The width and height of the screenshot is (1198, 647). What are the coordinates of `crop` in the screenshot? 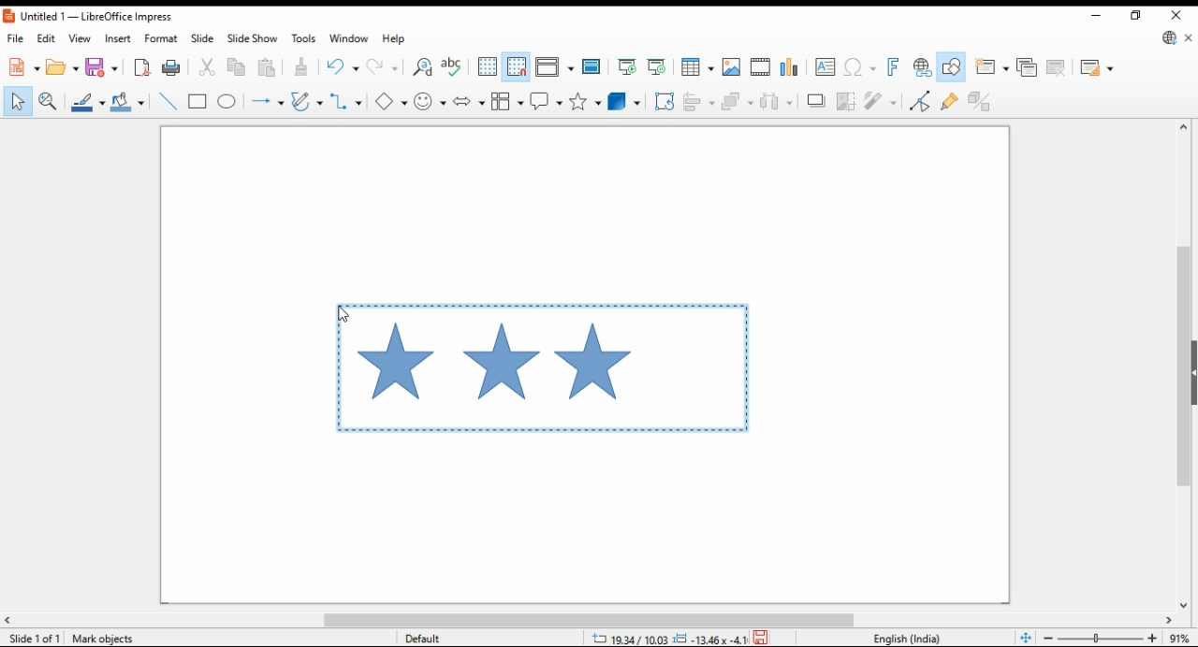 It's located at (845, 101).